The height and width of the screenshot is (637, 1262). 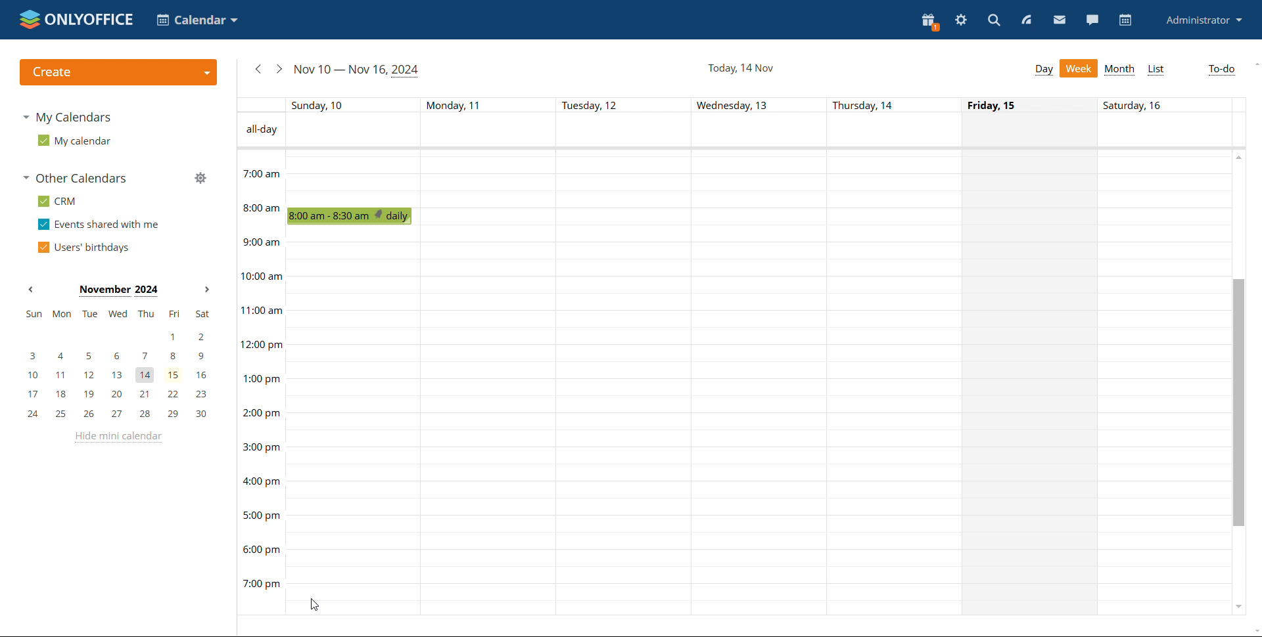 I want to click on feed, so click(x=1025, y=20).